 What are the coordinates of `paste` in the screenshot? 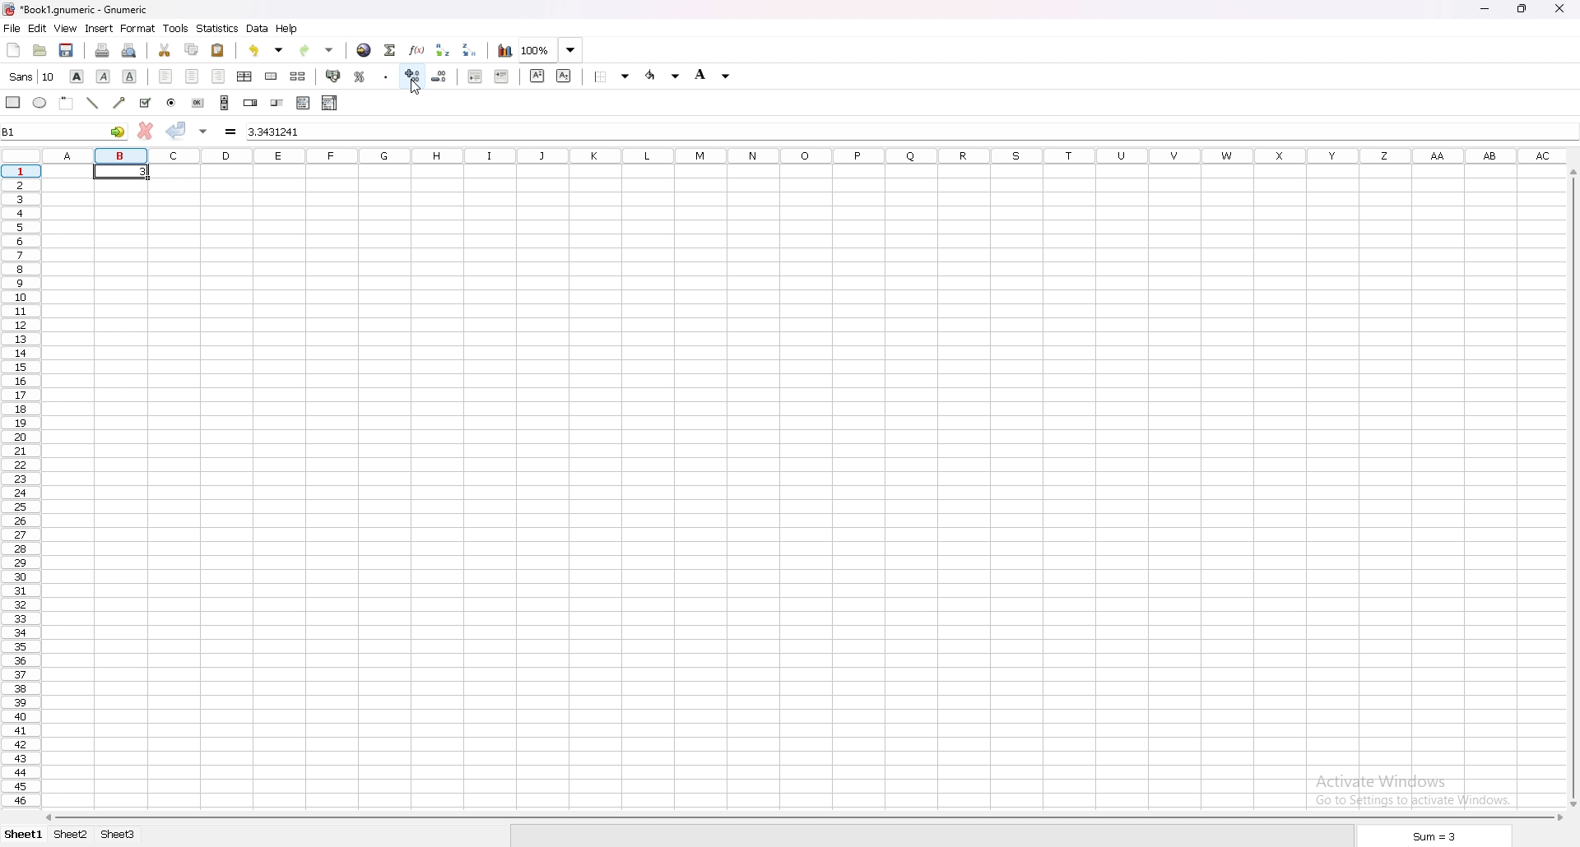 It's located at (219, 51).